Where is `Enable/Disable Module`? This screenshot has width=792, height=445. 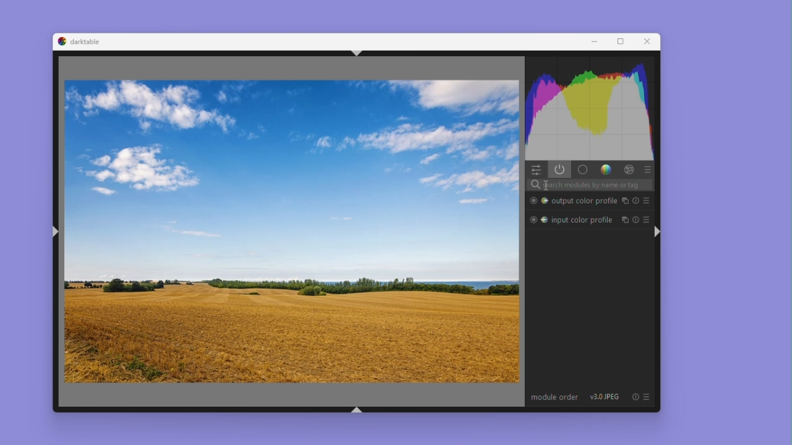 Enable/Disable Module is located at coordinates (533, 201).